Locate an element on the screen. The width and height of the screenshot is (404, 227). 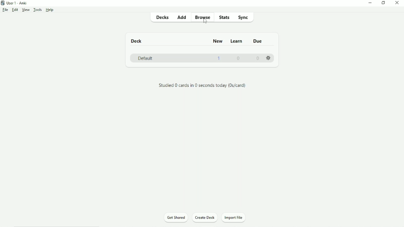
Minimize is located at coordinates (370, 3).